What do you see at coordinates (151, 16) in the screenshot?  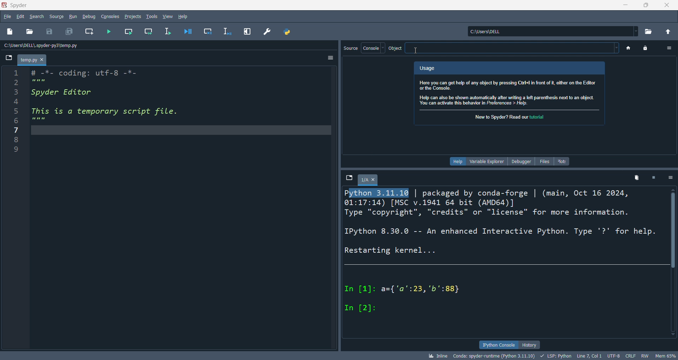 I see `tools` at bounding box center [151, 16].